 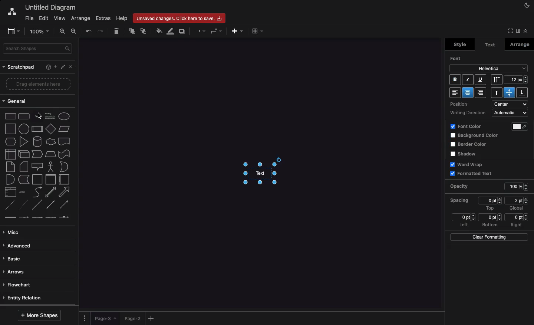 I want to click on Formatted text, so click(x=471, y=173).